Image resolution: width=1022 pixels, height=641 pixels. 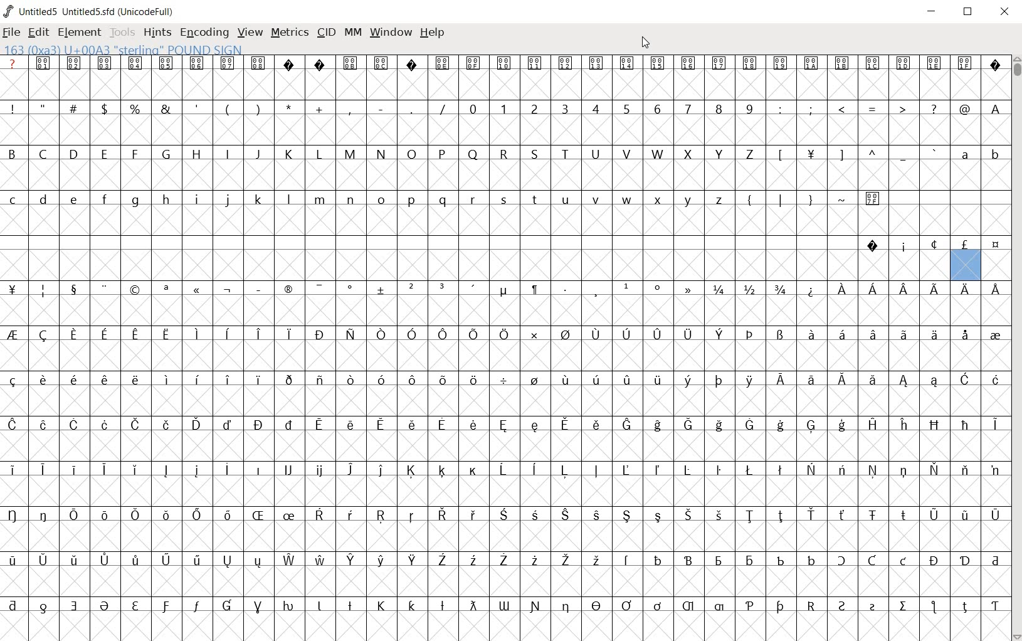 What do you see at coordinates (443, 425) in the screenshot?
I see `Symbol` at bounding box center [443, 425].